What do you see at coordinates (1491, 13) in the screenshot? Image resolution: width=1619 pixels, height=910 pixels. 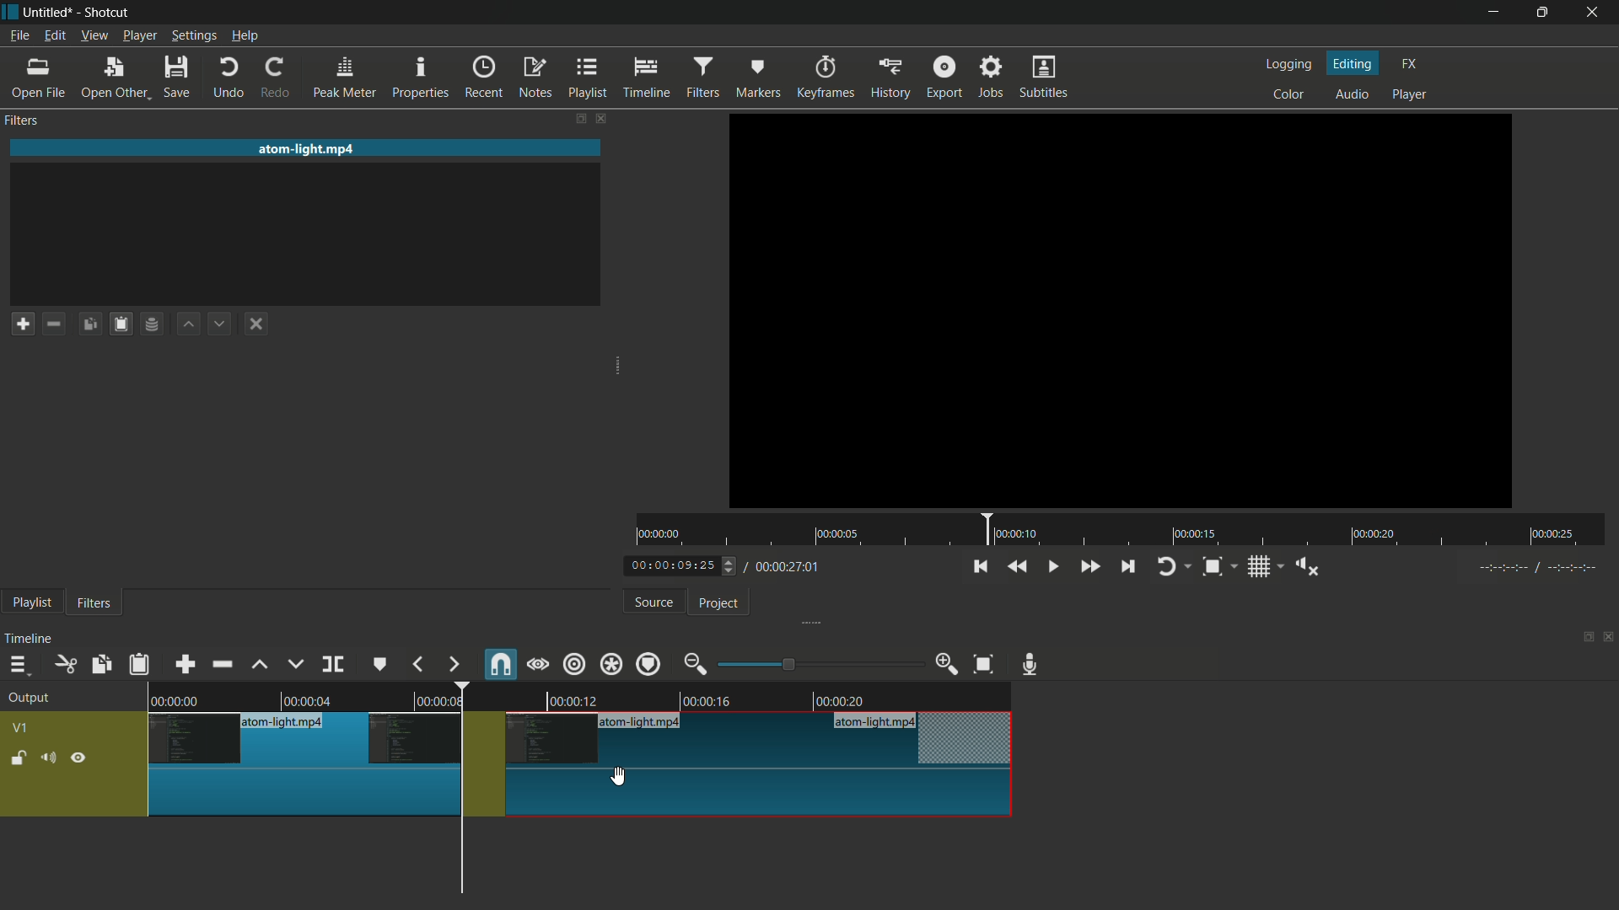 I see `minimize` at bounding box center [1491, 13].